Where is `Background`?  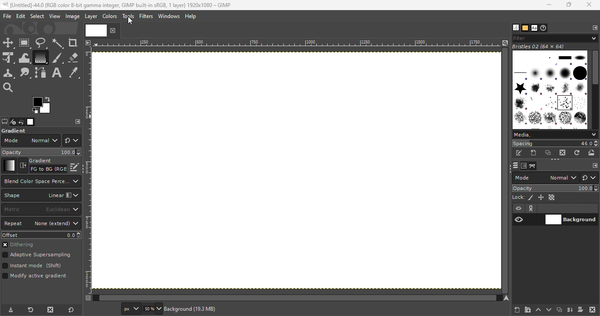 Background is located at coordinates (199, 309).